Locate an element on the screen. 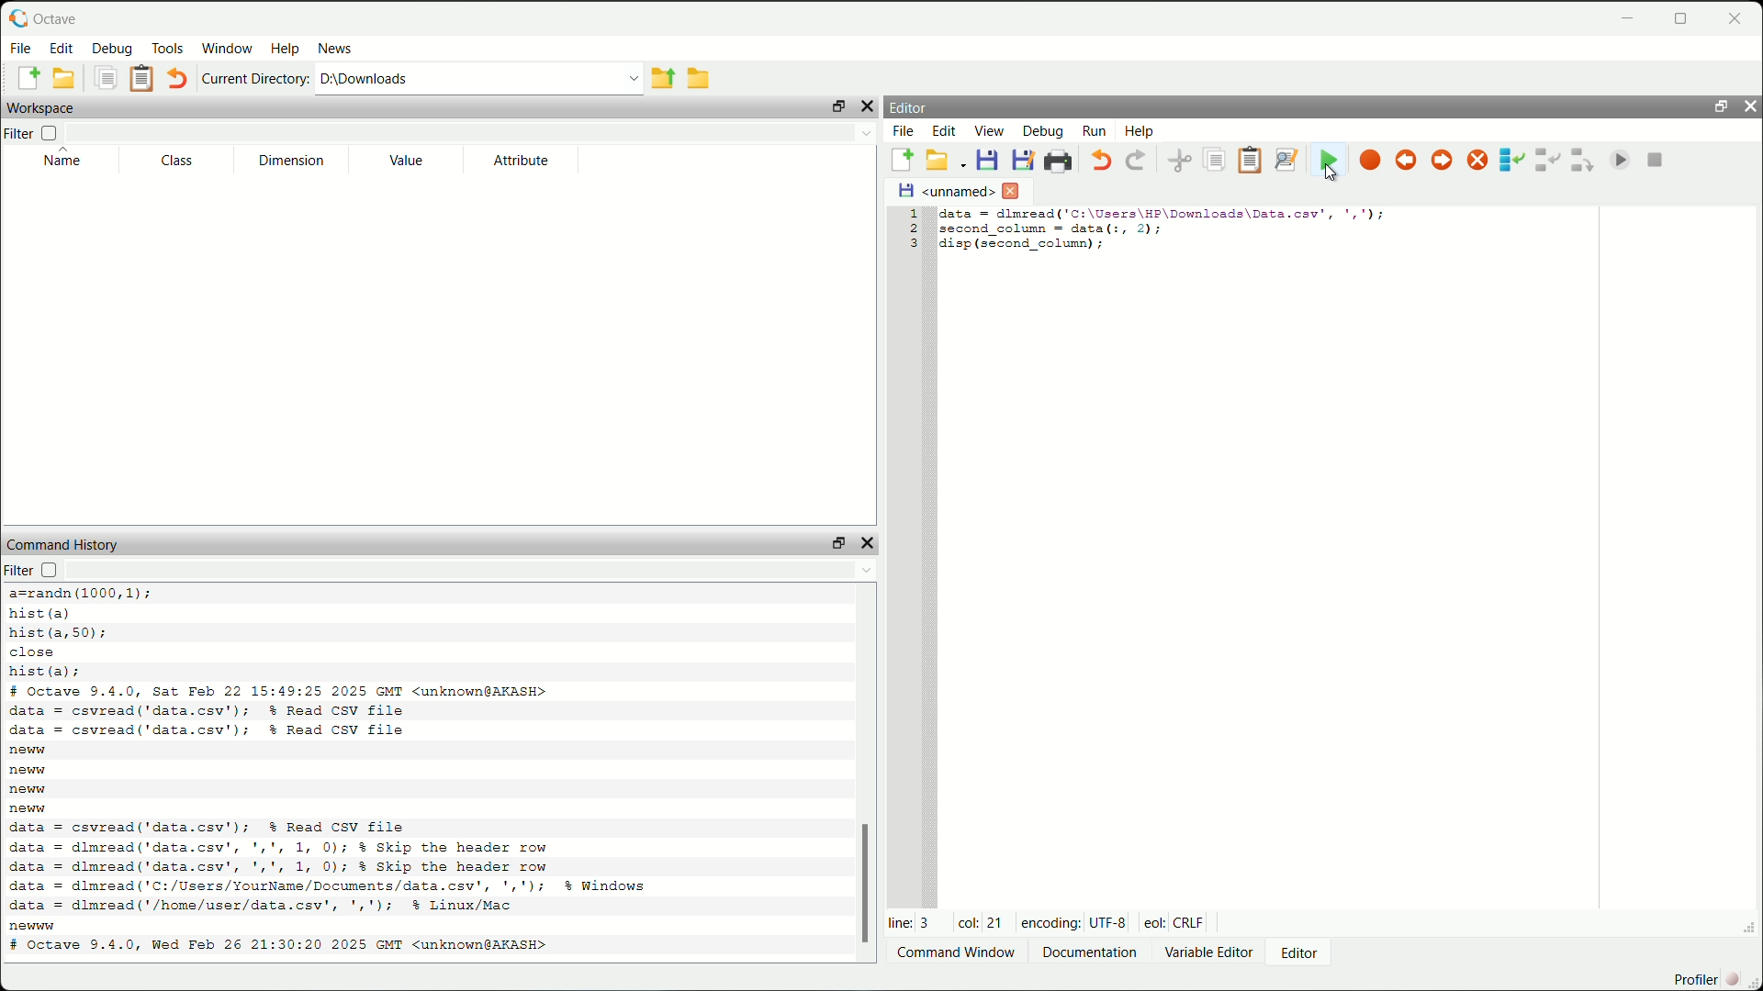 This screenshot has height=991, width=1763. remove all breakpoints is located at coordinates (1476, 163).